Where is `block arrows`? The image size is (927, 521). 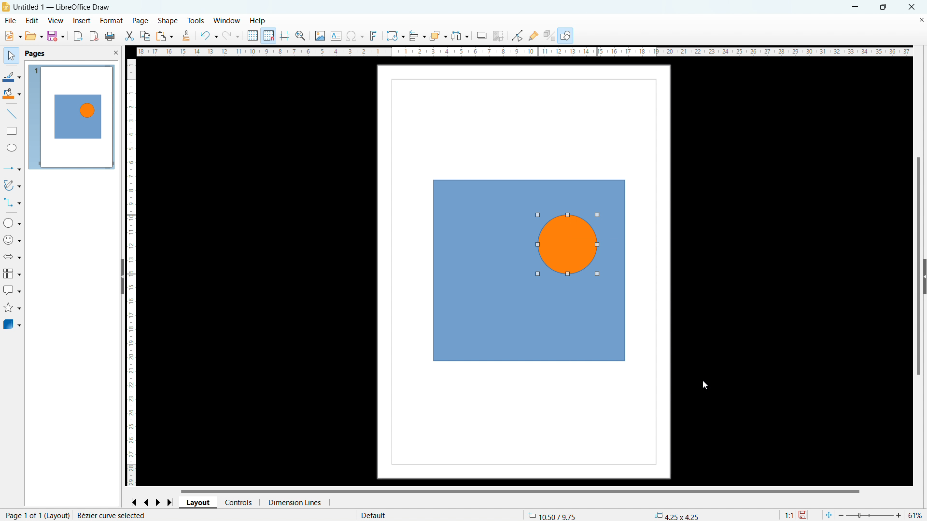
block arrows is located at coordinates (13, 257).